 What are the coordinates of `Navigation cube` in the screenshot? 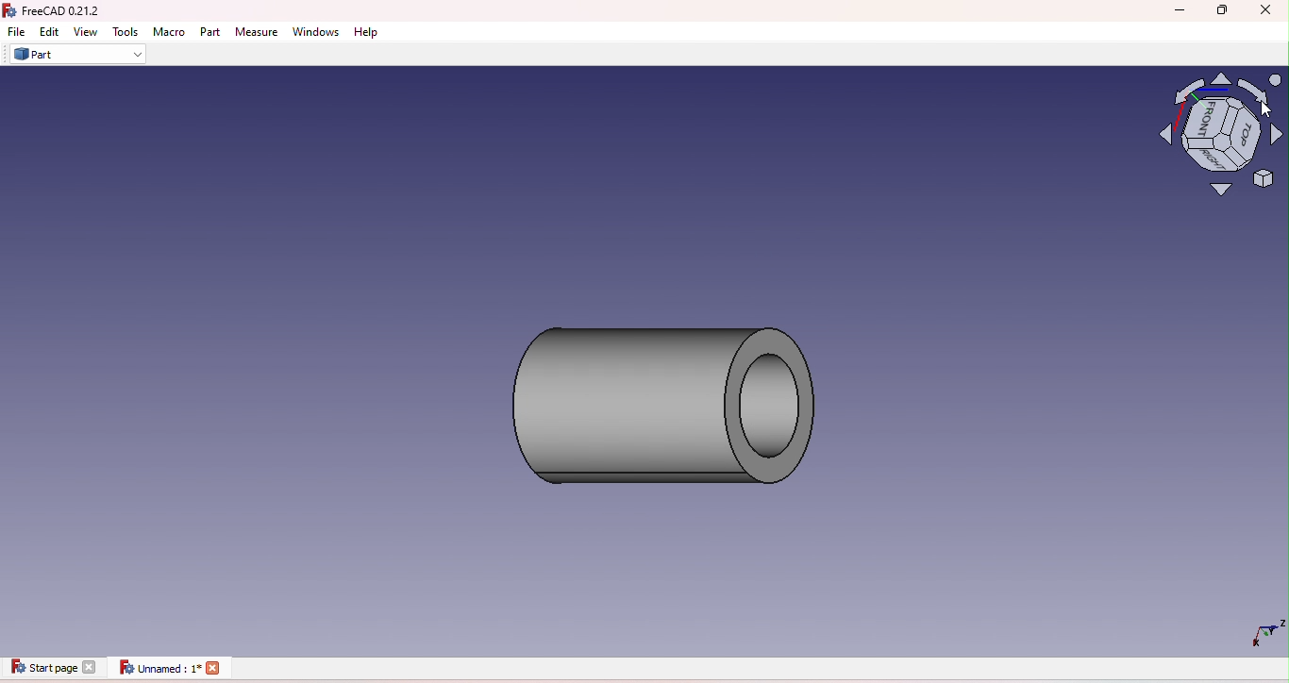 It's located at (1220, 138).